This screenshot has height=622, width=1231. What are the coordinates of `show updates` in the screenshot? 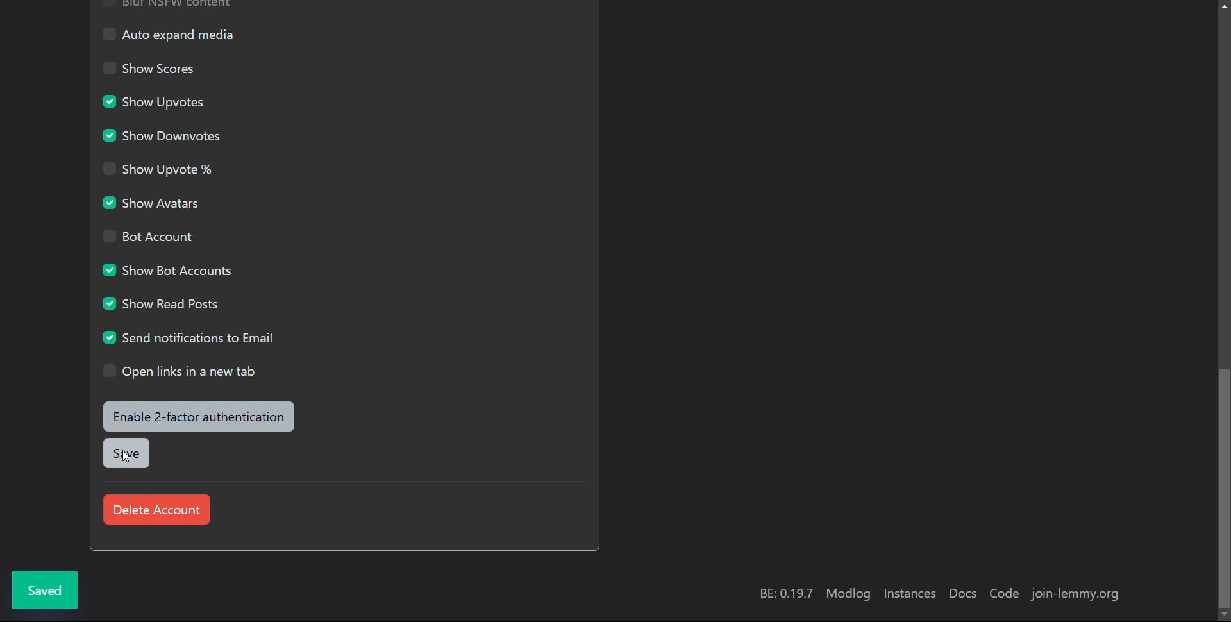 It's located at (153, 101).